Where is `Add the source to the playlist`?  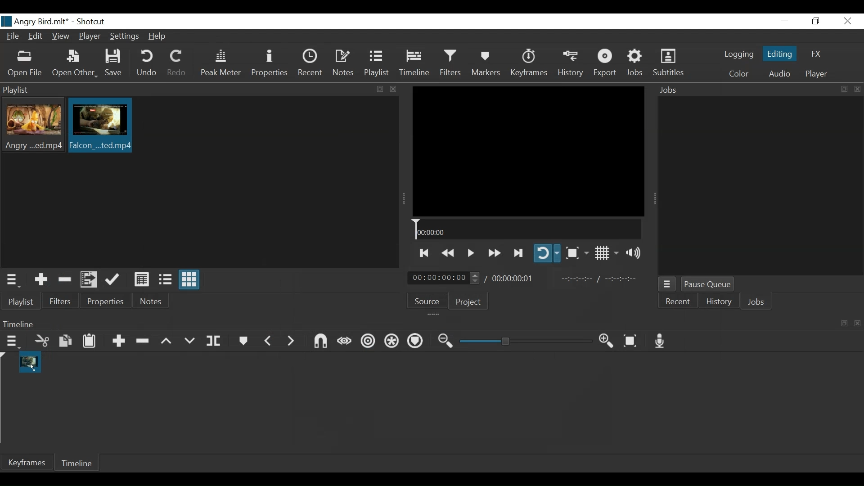 Add the source to the playlist is located at coordinates (42, 280).